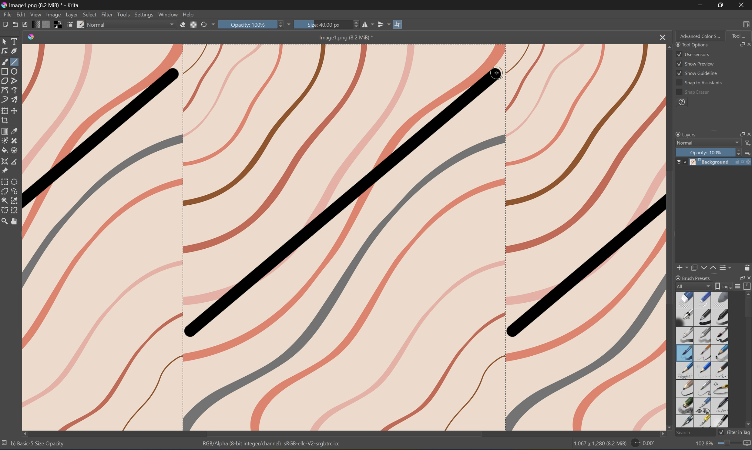 The height and width of the screenshot is (450, 752). What do you see at coordinates (747, 24) in the screenshot?
I see `Choose workspace` at bounding box center [747, 24].